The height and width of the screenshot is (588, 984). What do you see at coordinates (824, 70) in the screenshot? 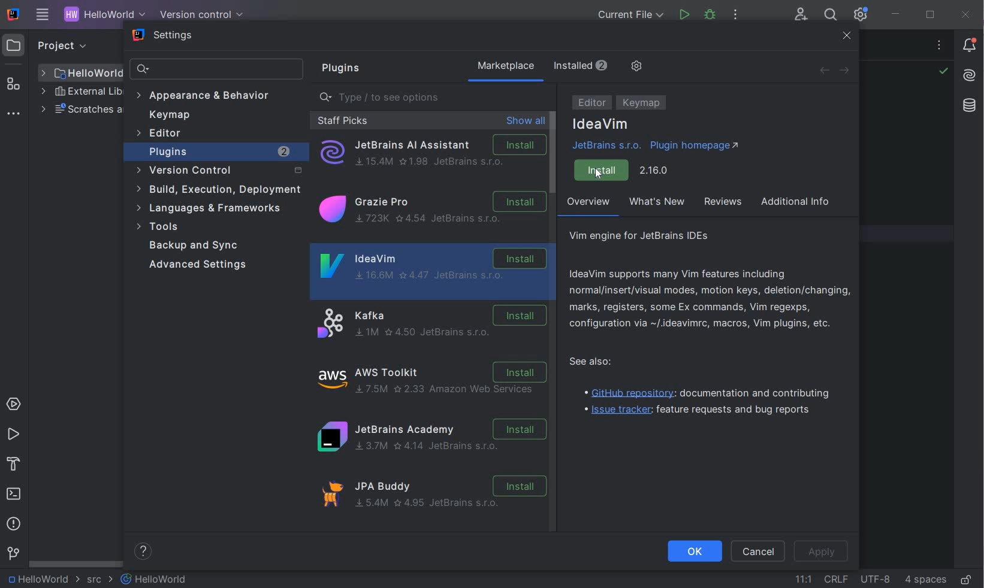
I see `BACK` at bounding box center [824, 70].